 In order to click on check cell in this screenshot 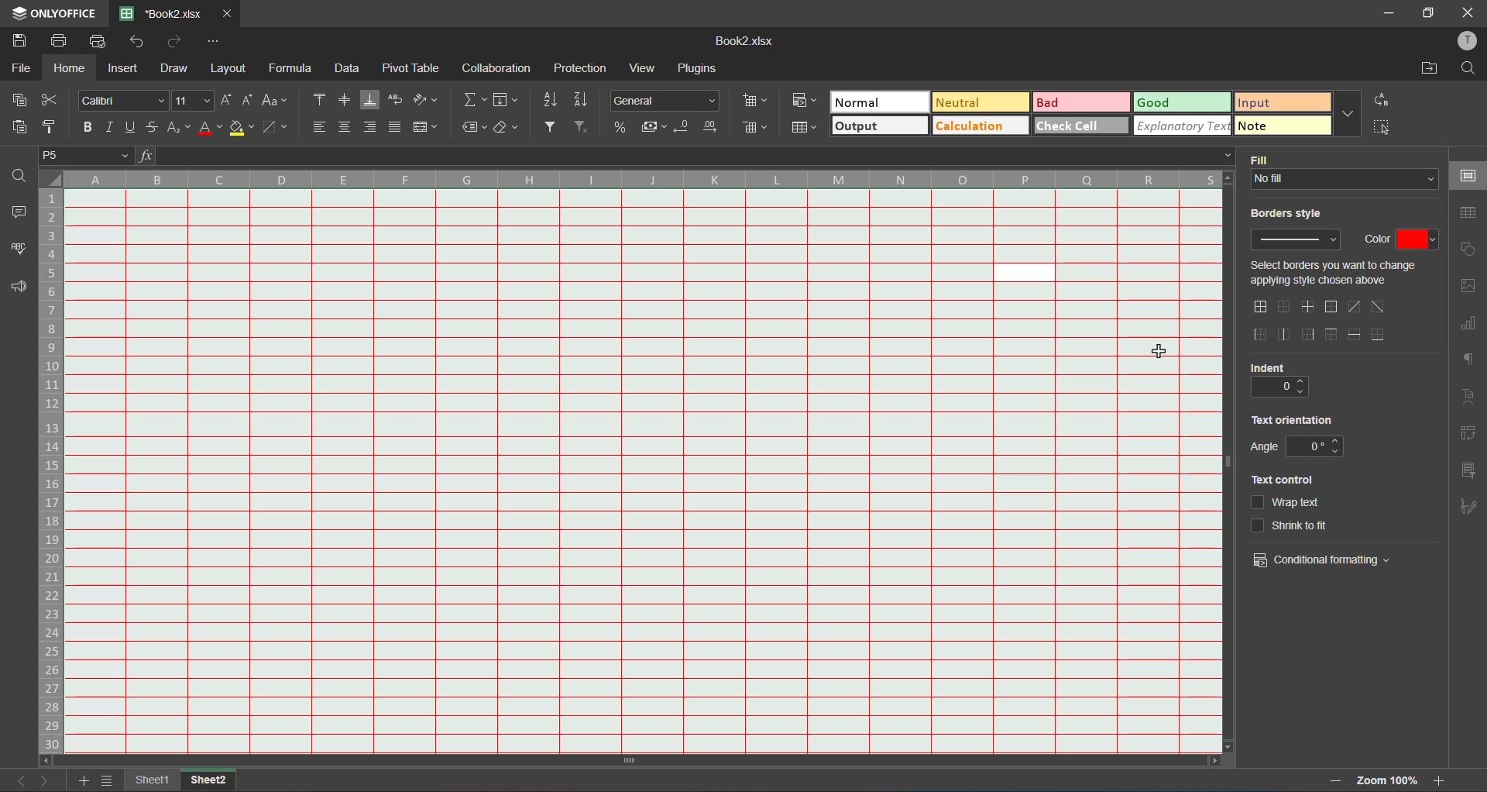, I will do `click(1079, 123)`.